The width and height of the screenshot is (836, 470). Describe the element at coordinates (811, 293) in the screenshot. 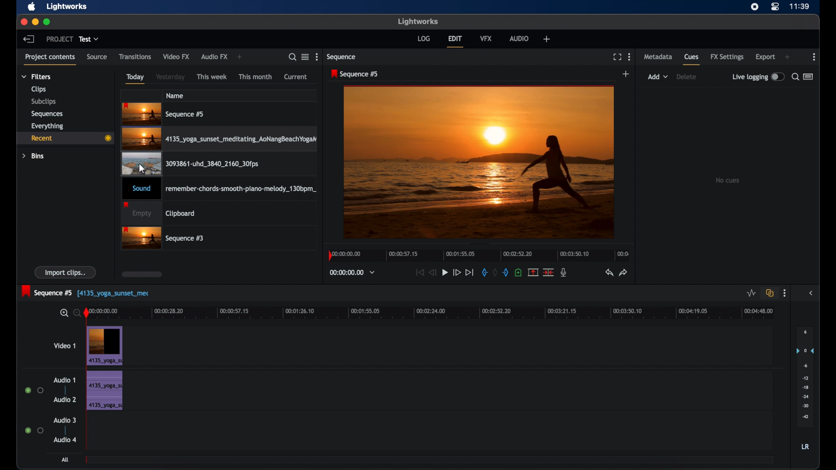

I see `sidebar` at that location.